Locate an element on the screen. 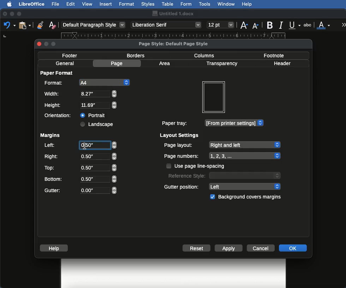  Format is located at coordinates (127, 4).